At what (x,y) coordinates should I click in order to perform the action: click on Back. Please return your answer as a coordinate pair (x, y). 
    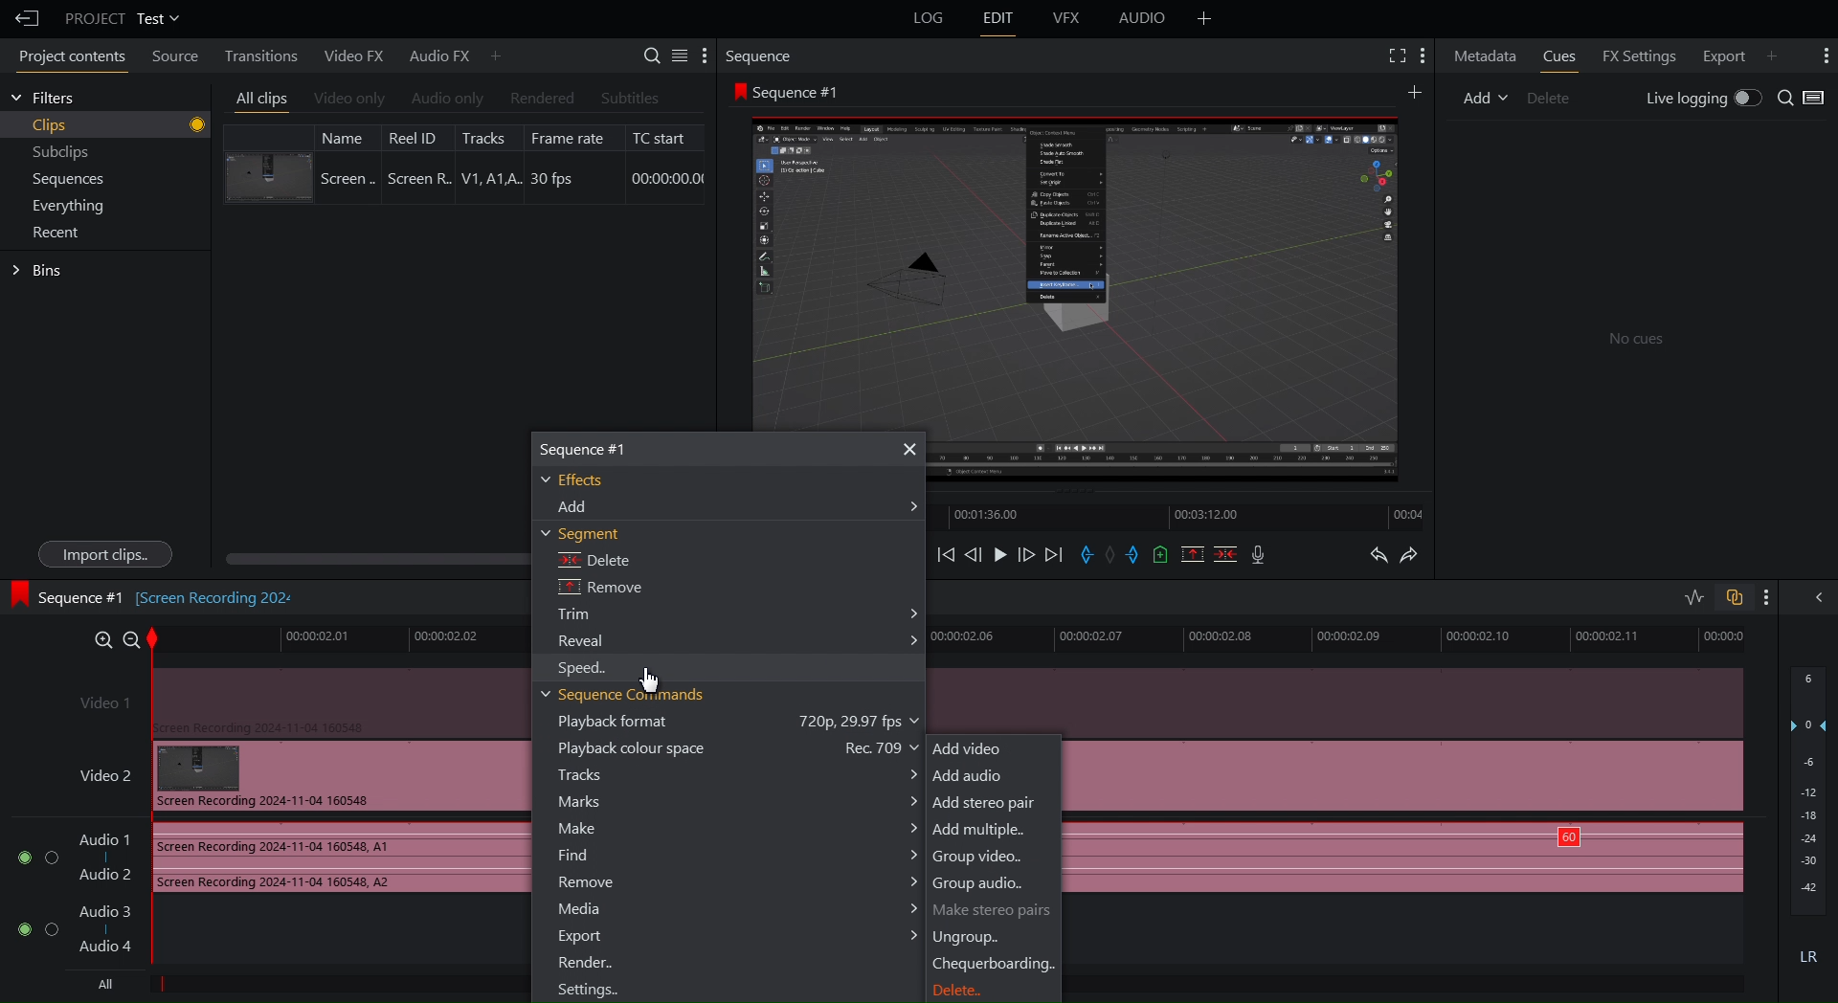
    Looking at the image, I should click on (22, 18).